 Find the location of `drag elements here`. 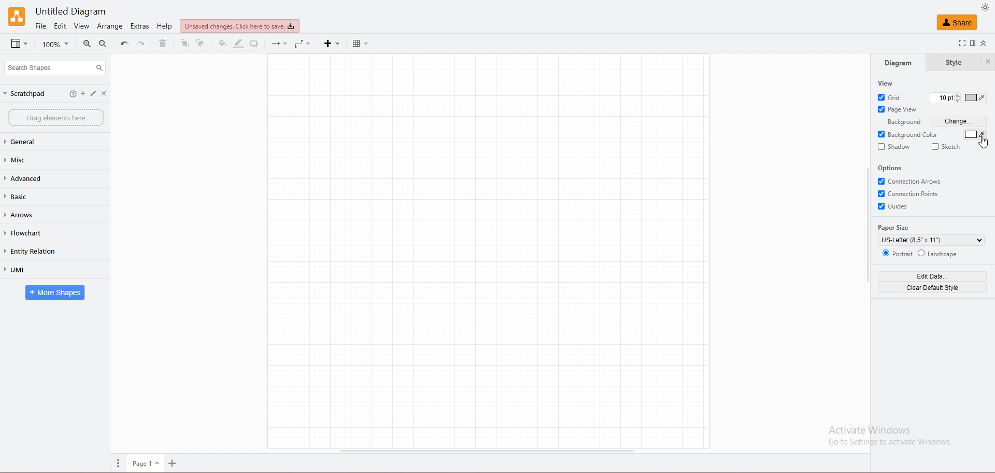

drag elements here is located at coordinates (57, 118).